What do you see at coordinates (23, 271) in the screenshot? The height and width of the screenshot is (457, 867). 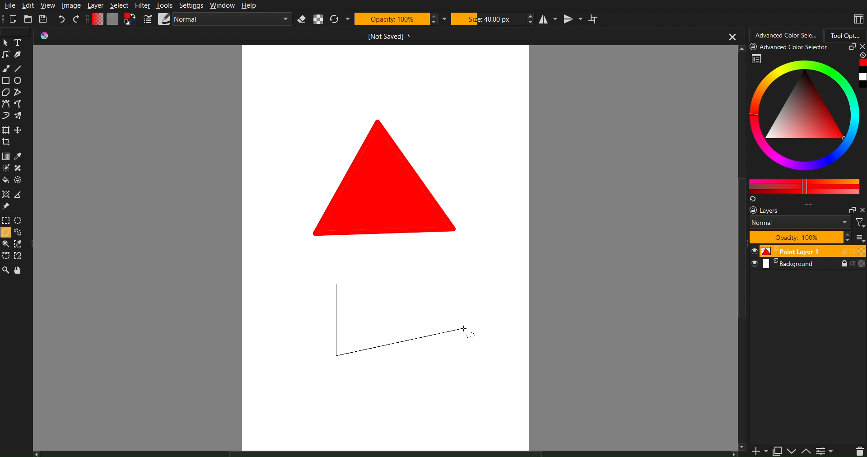 I see `Pan` at bounding box center [23, 271].